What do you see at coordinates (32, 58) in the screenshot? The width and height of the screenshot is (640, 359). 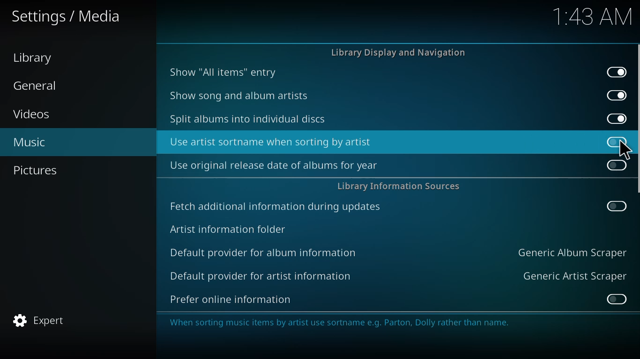 I see `library` at bounding box center [32, 58].